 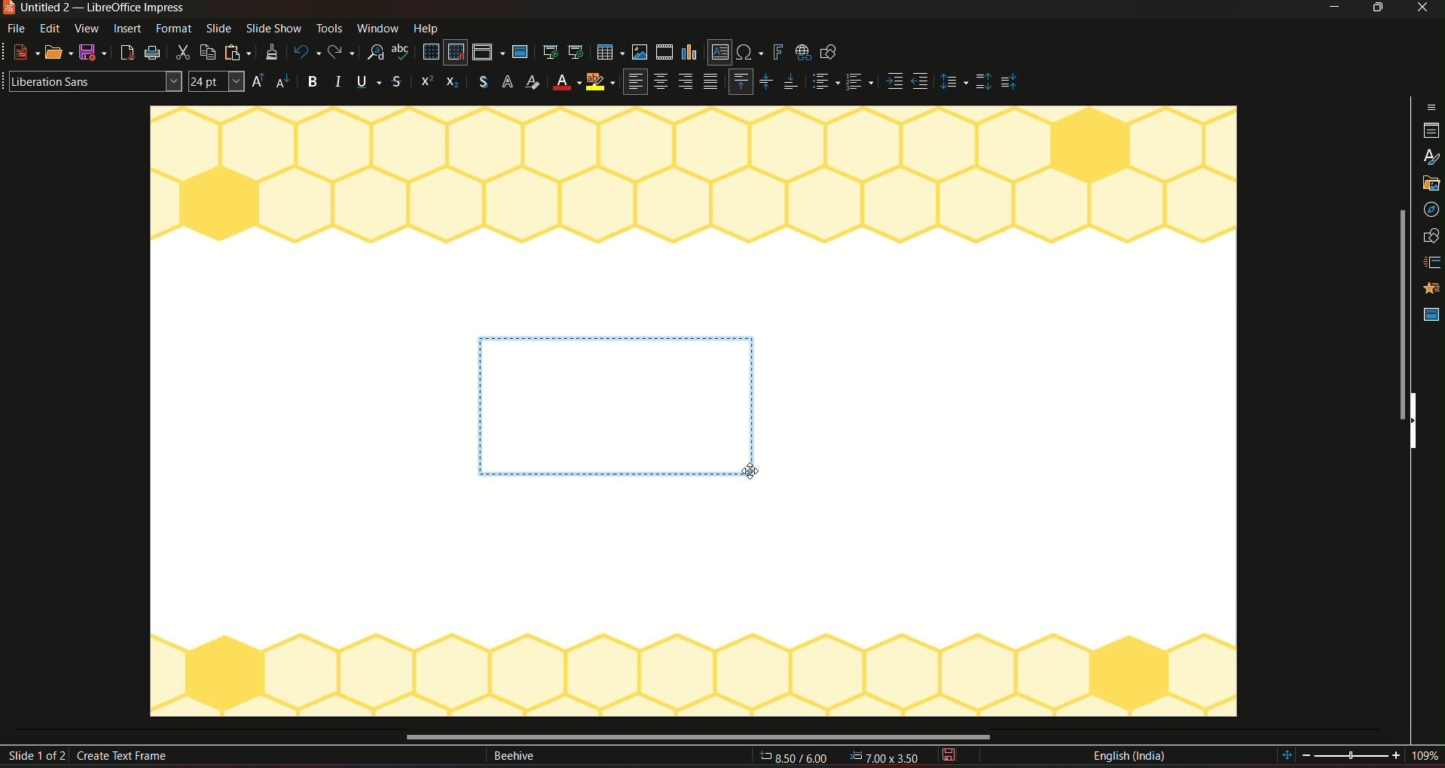 I want to click on Align right, so click(x=689, y=82).